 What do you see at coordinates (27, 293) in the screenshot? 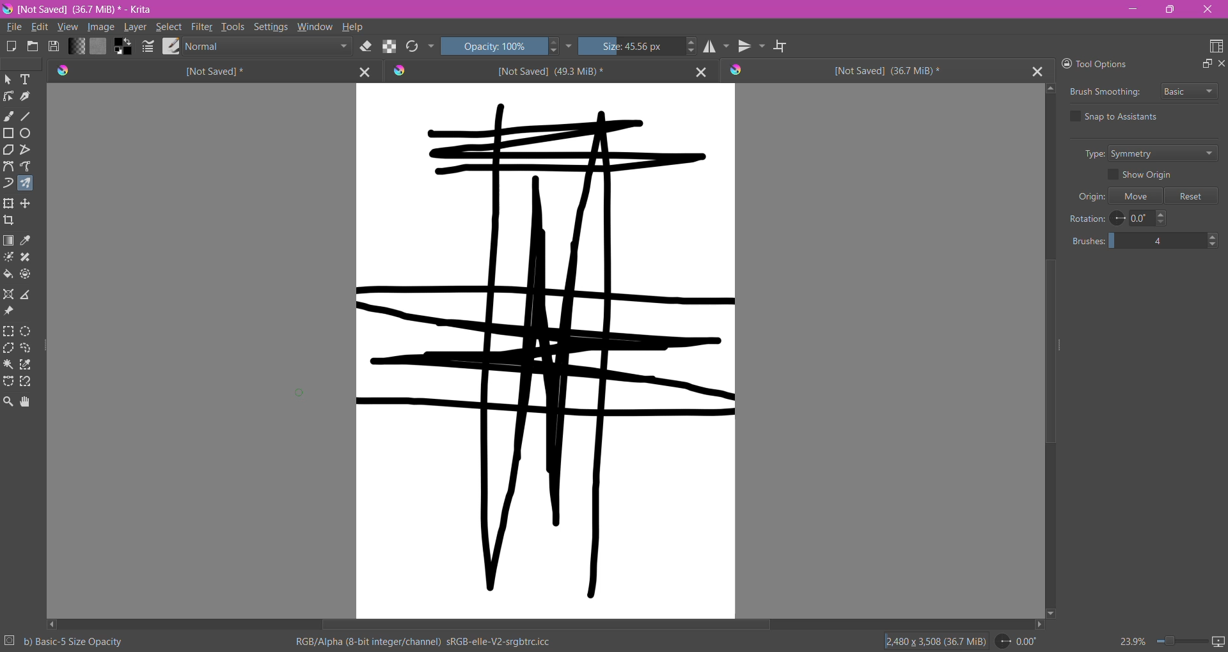
I see `Measure the distance between the two points` at bounding box center [27, 293].